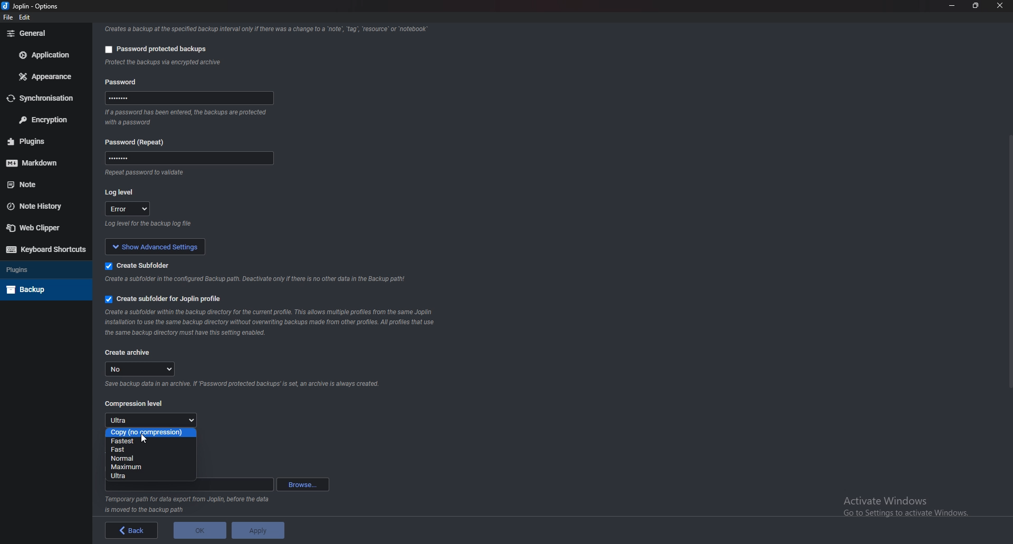 The height and width of the screenshot is (544, 1013). I want to click on path, so click(188, 487).